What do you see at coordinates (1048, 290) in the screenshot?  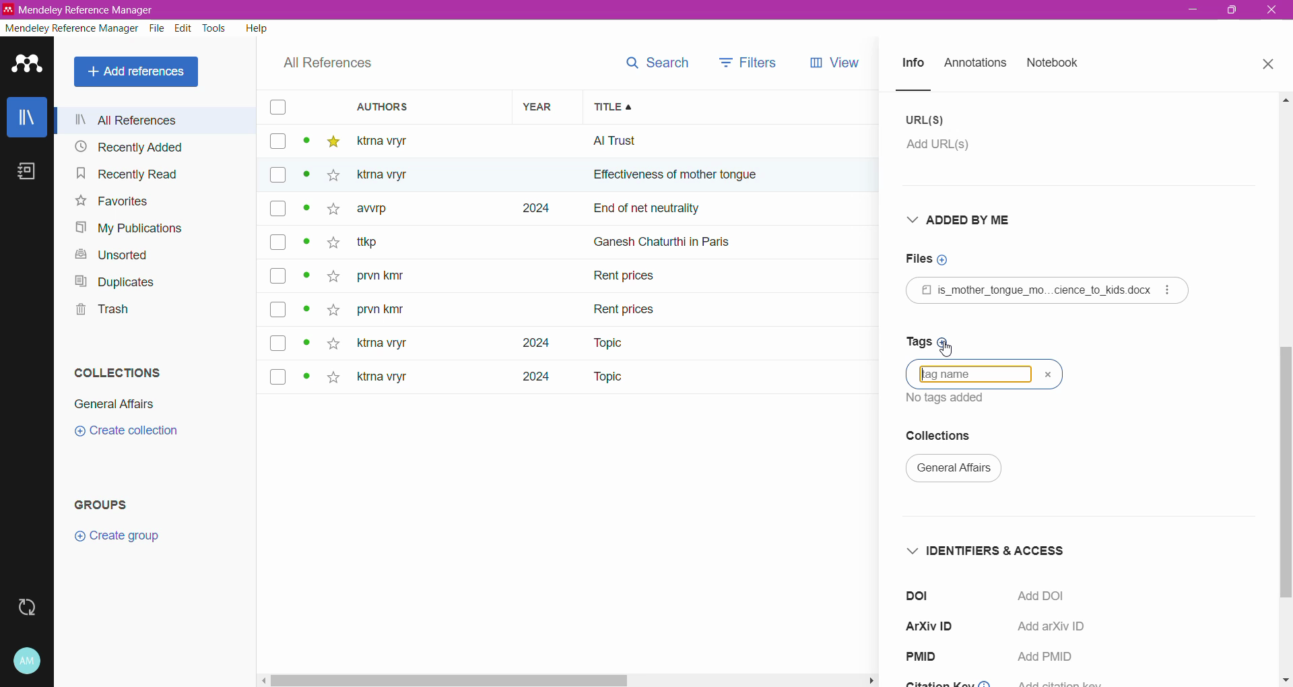 I see `Reference File ` at bounding box center [1048, 290].